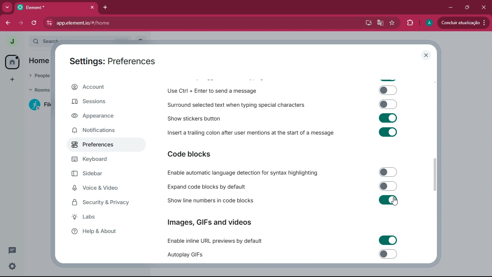 This screenshot has height=277, width=492. I want to click on notifications, so click(99, 131).